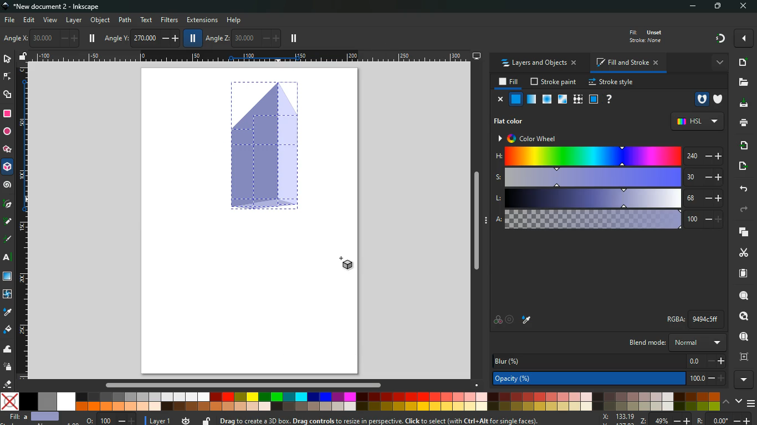  I want to click on eraser, so click(9, 385).